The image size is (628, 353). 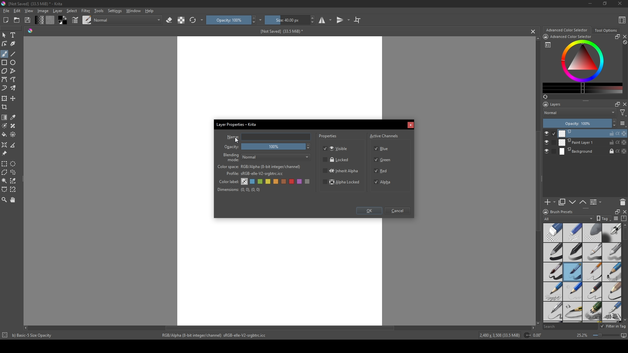 I want to click on scroll down, so click(x=537, y=322).